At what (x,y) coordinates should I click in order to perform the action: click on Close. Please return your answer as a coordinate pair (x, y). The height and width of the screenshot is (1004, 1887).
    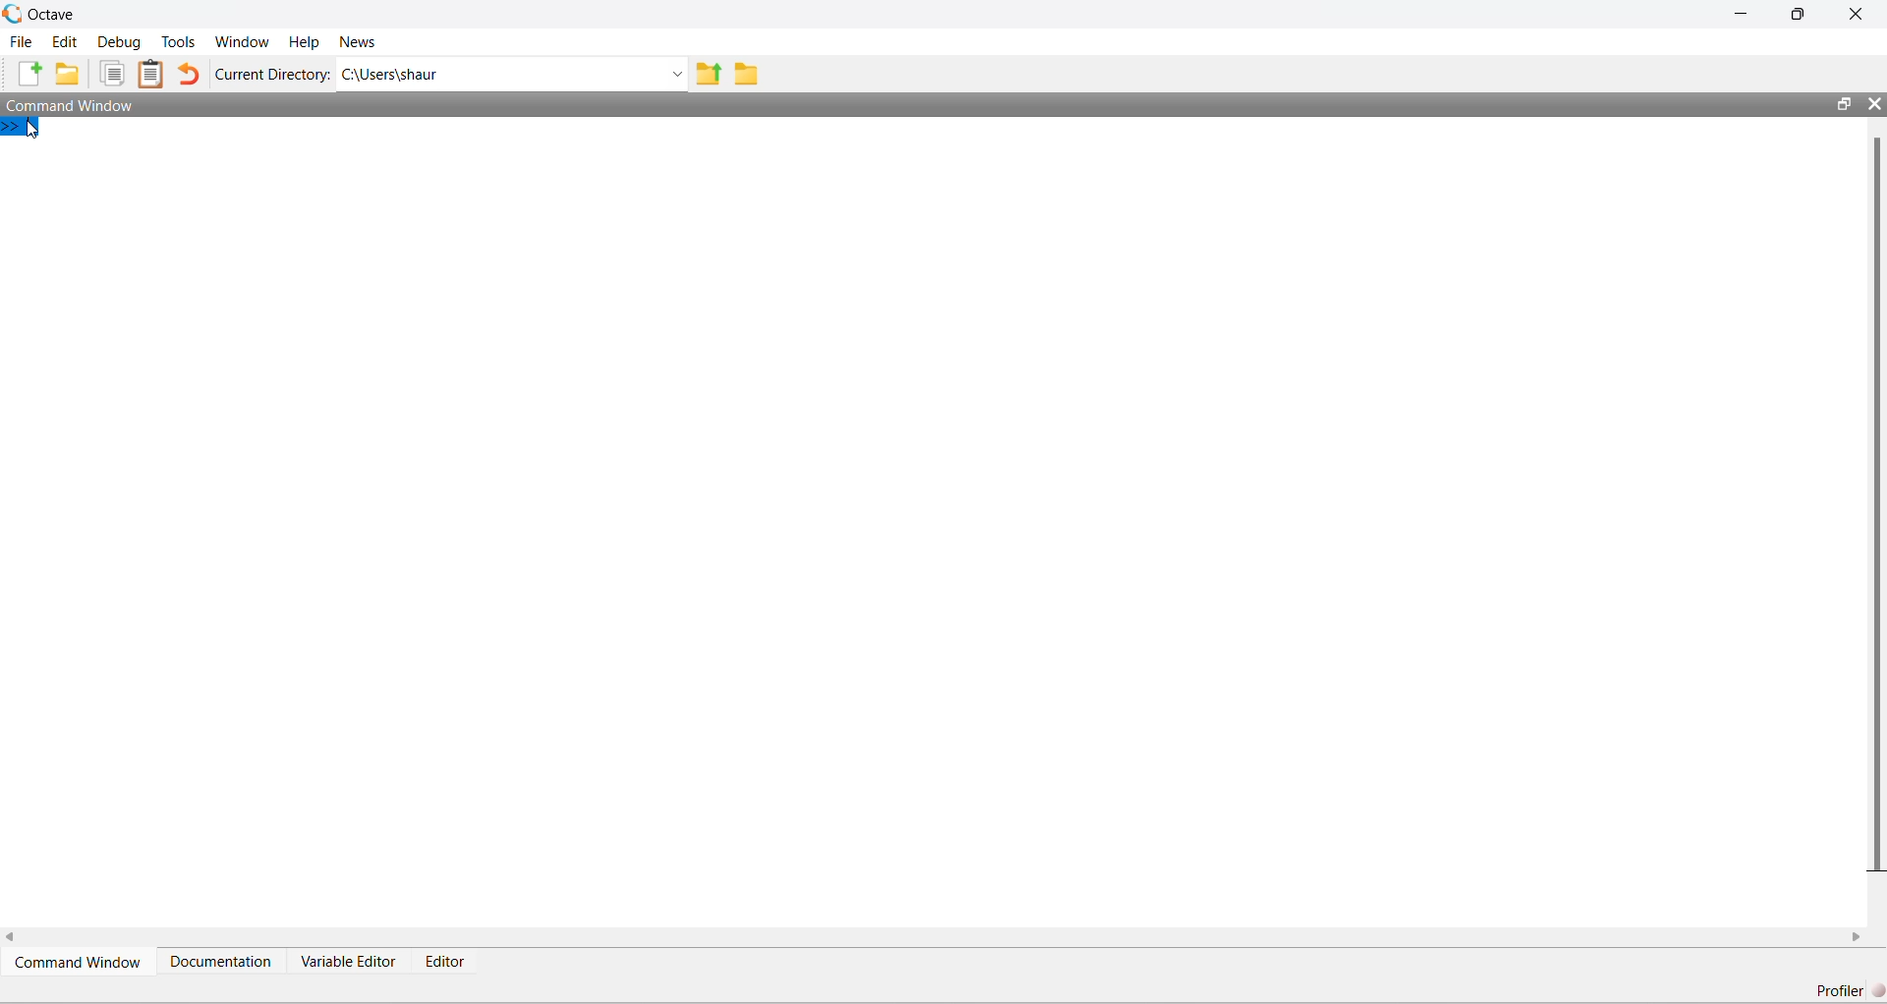
    Looking at the image, I should click on (1873, 103).